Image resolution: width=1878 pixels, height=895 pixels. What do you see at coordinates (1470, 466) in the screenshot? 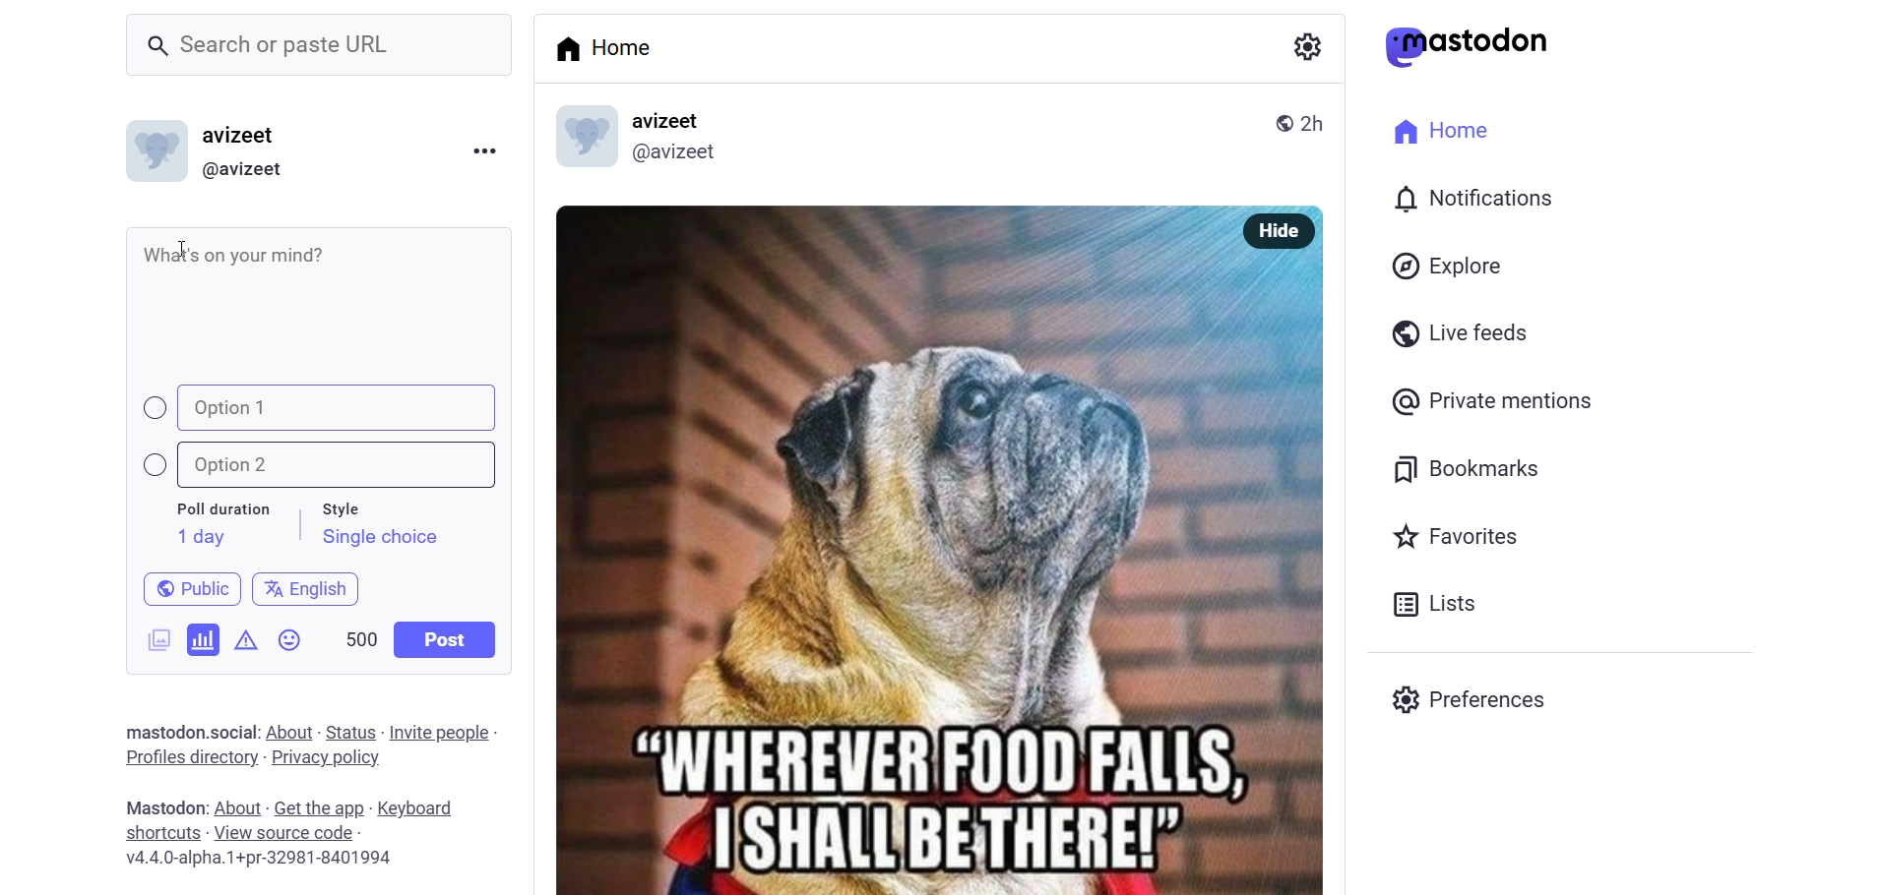
I see `bookmark` at bounding box center [1470, 466].